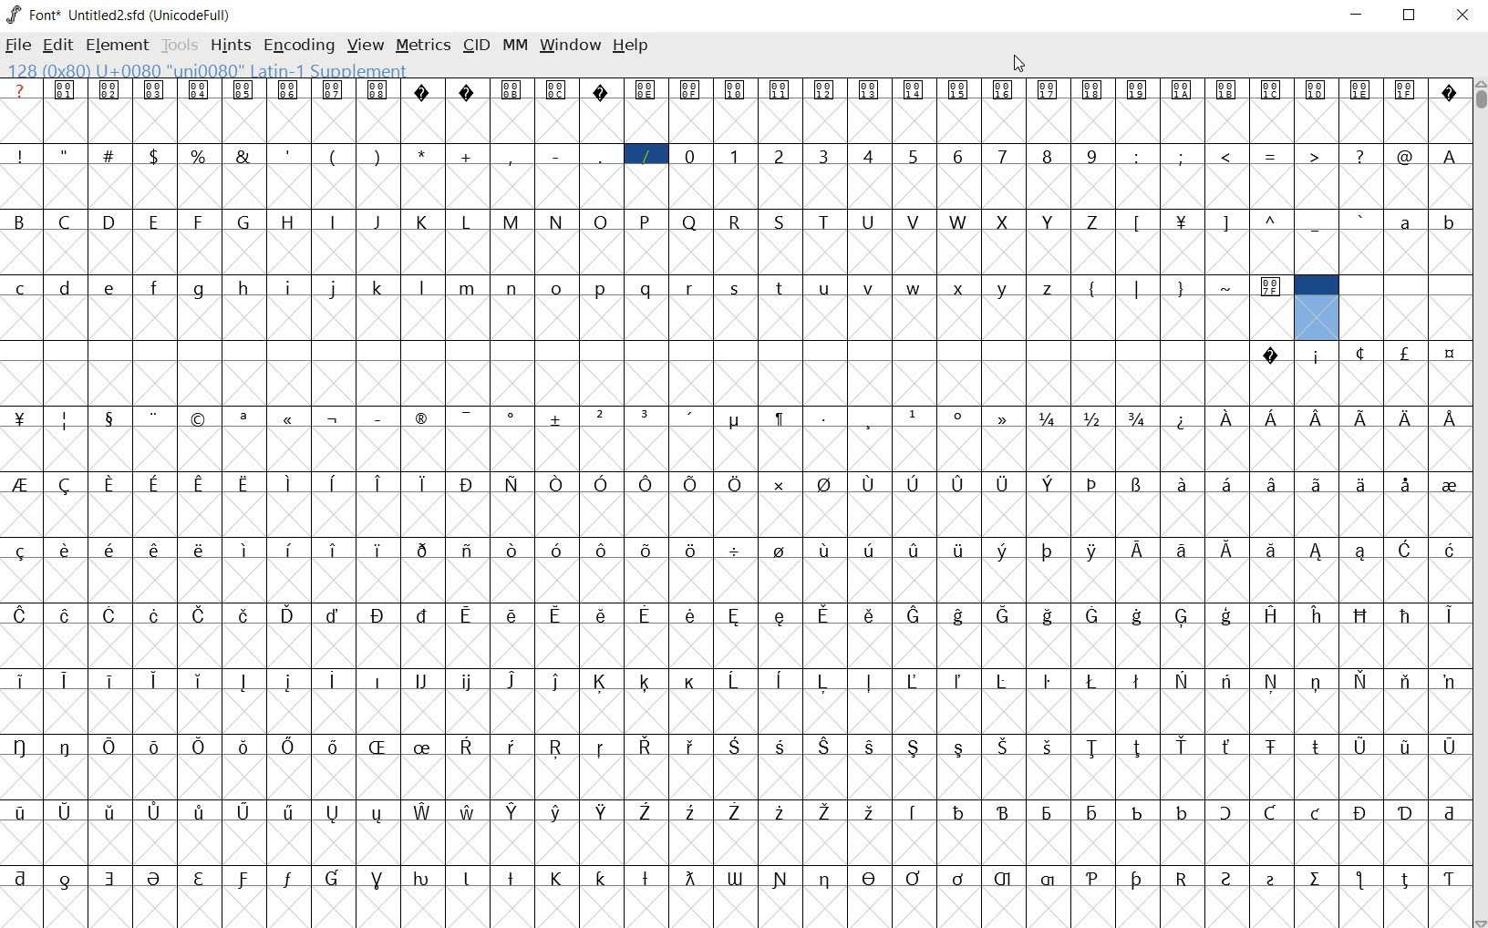  Describe the element at coordinates (871, 89) in the screenshot. I see `Symbol` at that location.